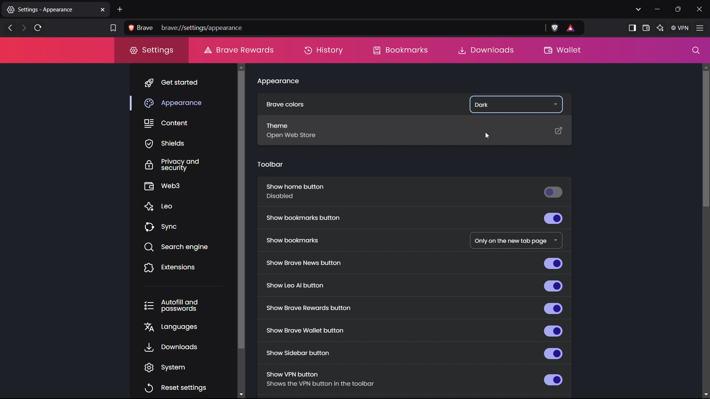 This screenshot has height=399, width=710. I want to click on Theme Open Web store, so click(416, 129).